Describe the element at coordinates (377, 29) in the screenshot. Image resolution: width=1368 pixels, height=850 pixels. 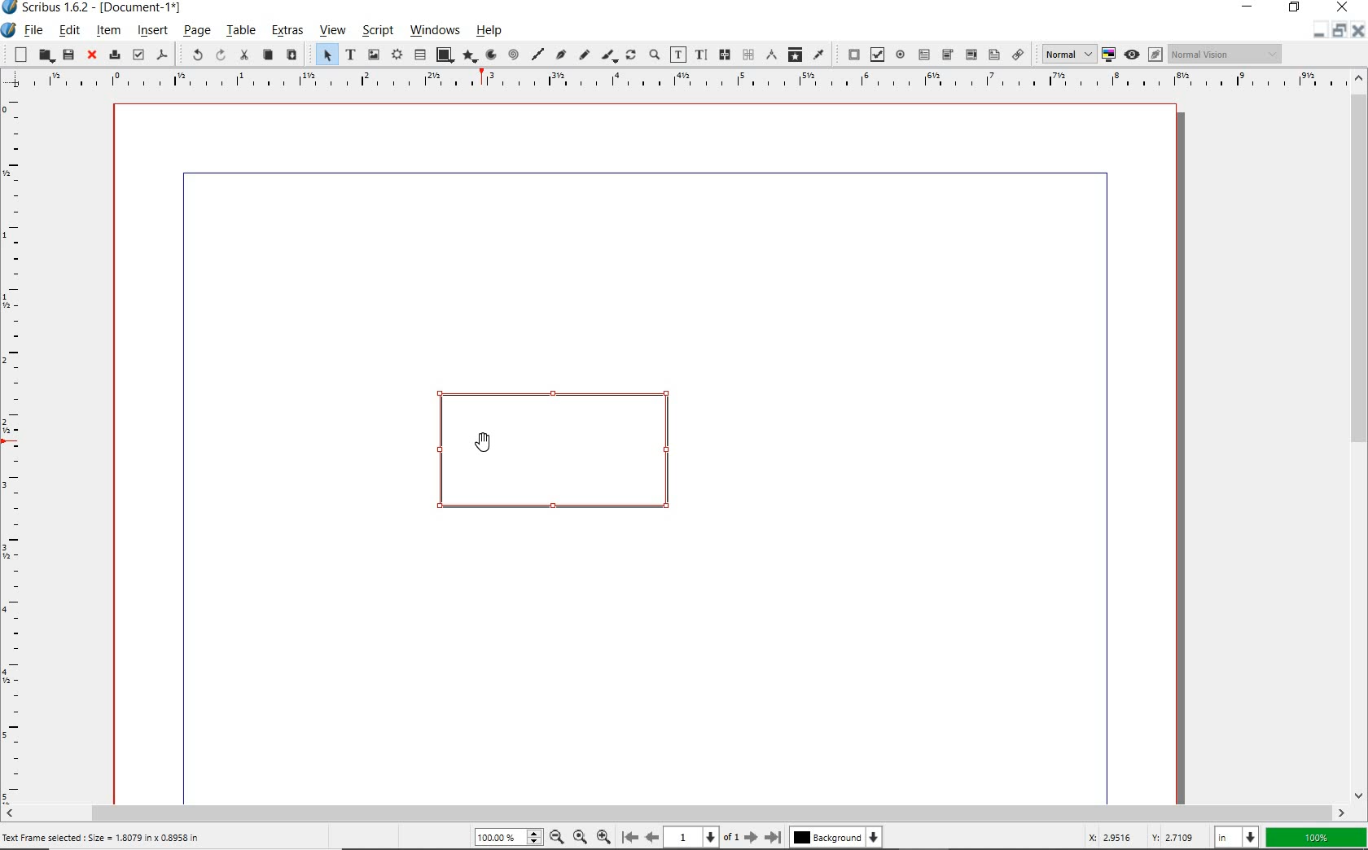
I see `script` at that location.